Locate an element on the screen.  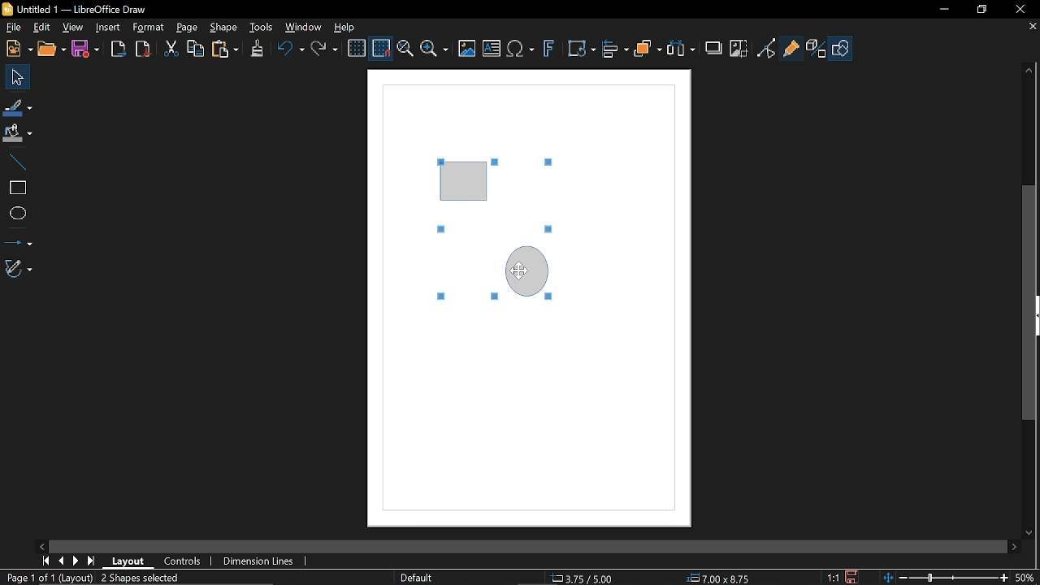
Save is located at coordinates (88, 50).